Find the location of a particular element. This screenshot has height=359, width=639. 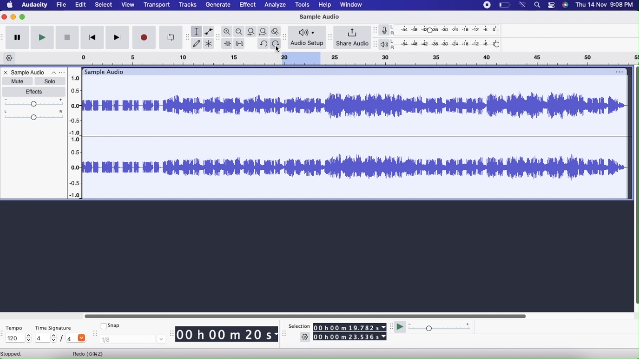

Mute is located at coordinates (18, 81).